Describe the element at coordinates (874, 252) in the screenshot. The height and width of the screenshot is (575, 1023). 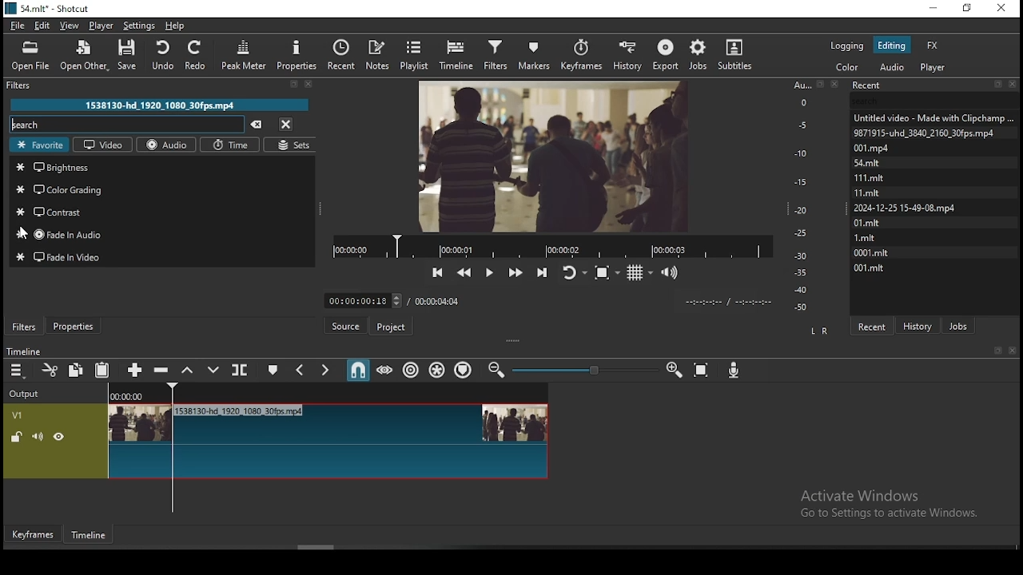
I see `0001.mit` at that location.